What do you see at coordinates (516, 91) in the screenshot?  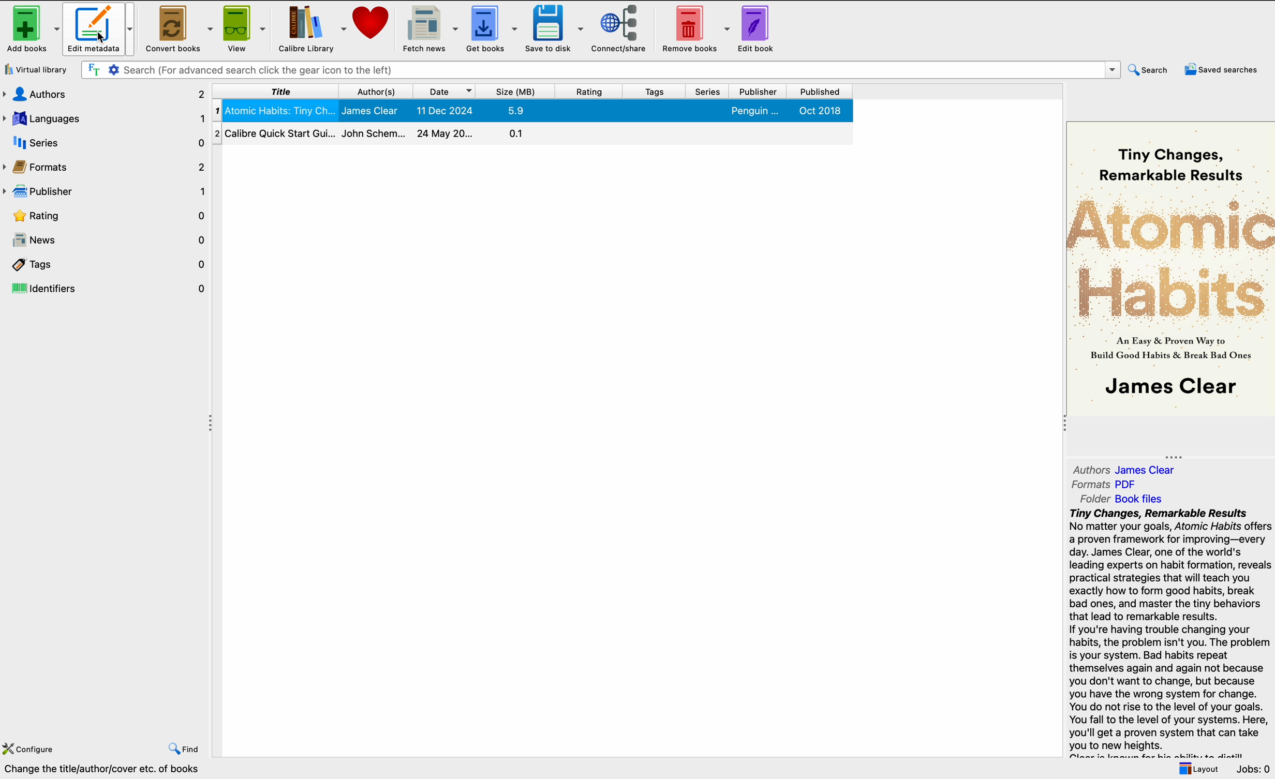 I see `size` at bounding box center [516, 91].